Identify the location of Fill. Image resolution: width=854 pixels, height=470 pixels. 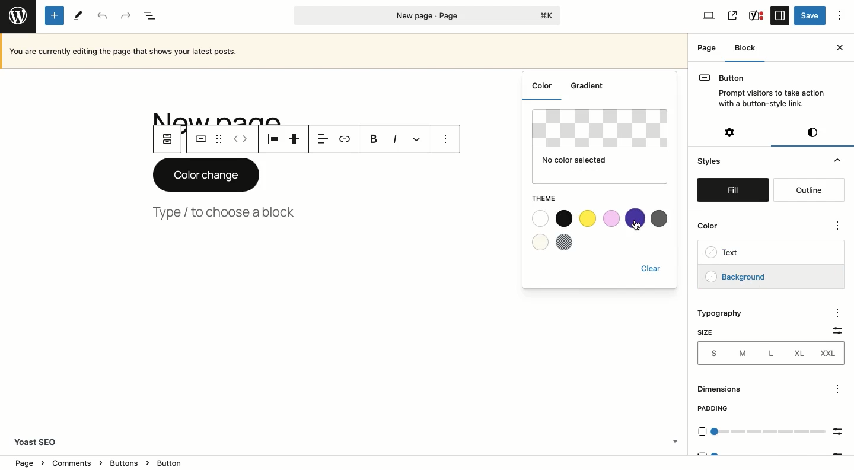
(733, 190).